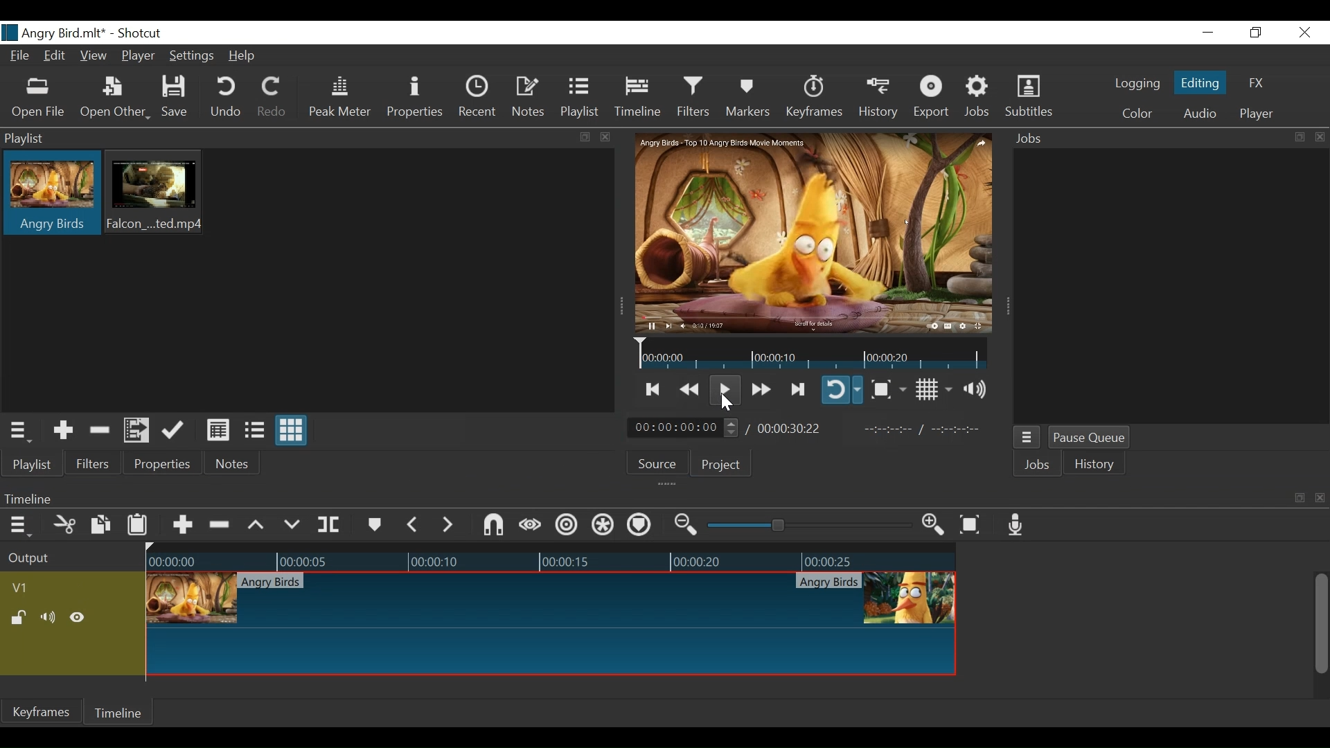  Describe the element at coordinates (933, 526) in the screenshot. I see `Zoom timeline in` at that location.